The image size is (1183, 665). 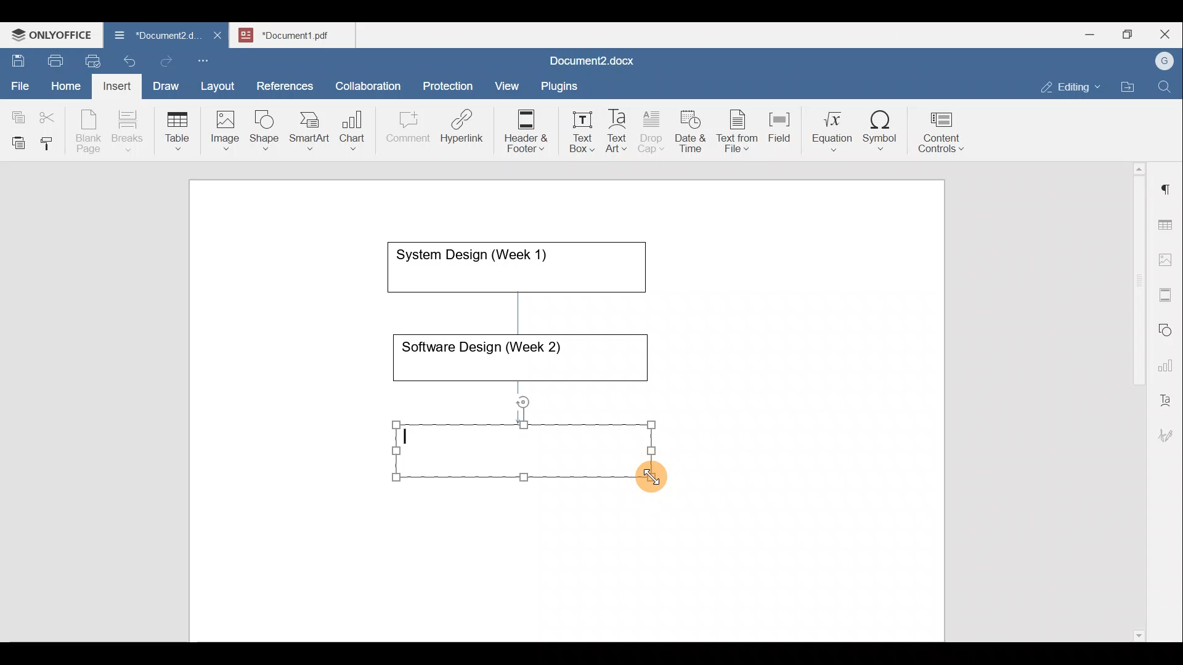 I want to click on Redo, so click(x=166, y=62).